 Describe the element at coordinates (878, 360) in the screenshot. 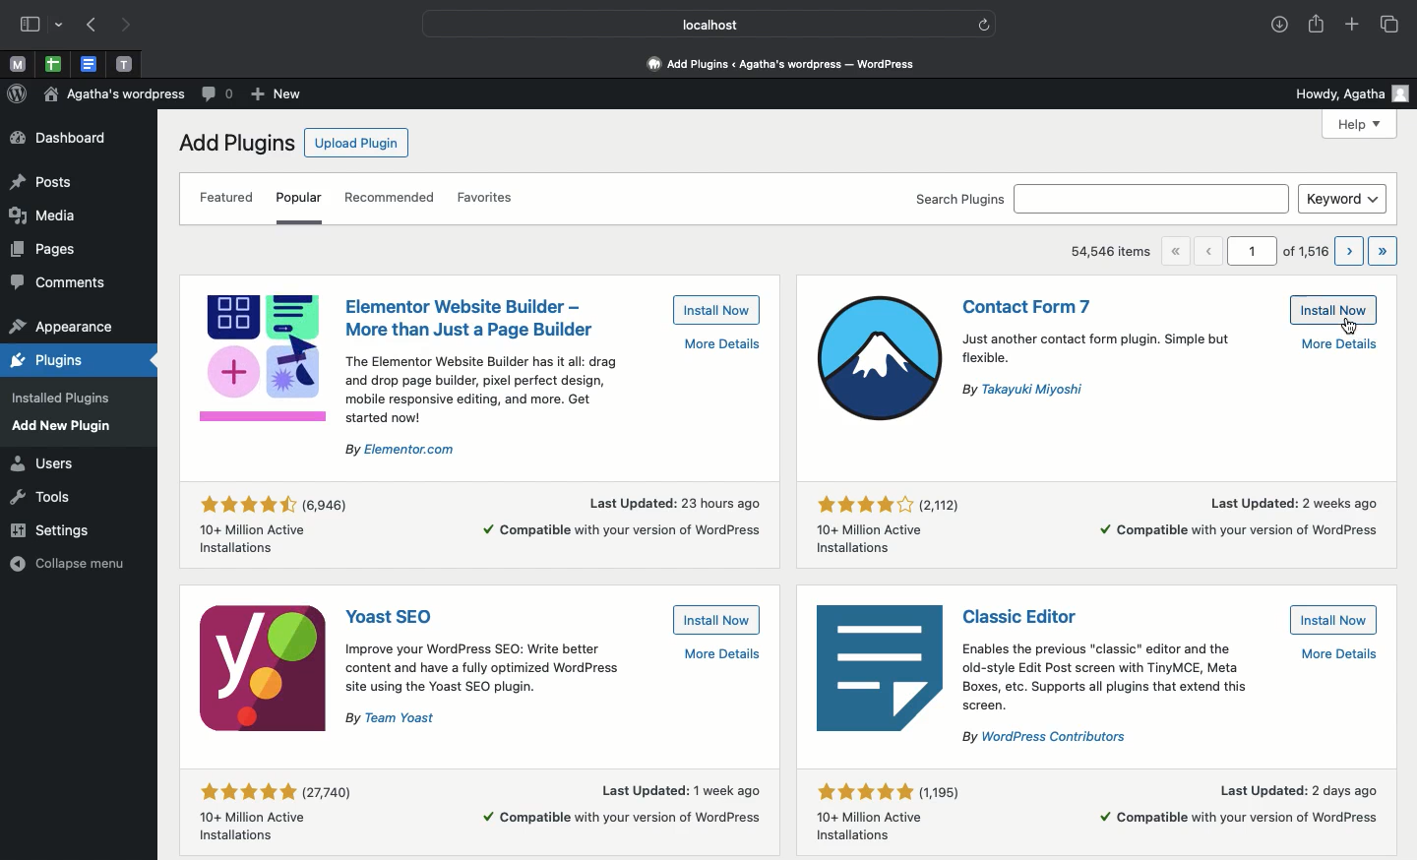

I see `Icon` at that location.